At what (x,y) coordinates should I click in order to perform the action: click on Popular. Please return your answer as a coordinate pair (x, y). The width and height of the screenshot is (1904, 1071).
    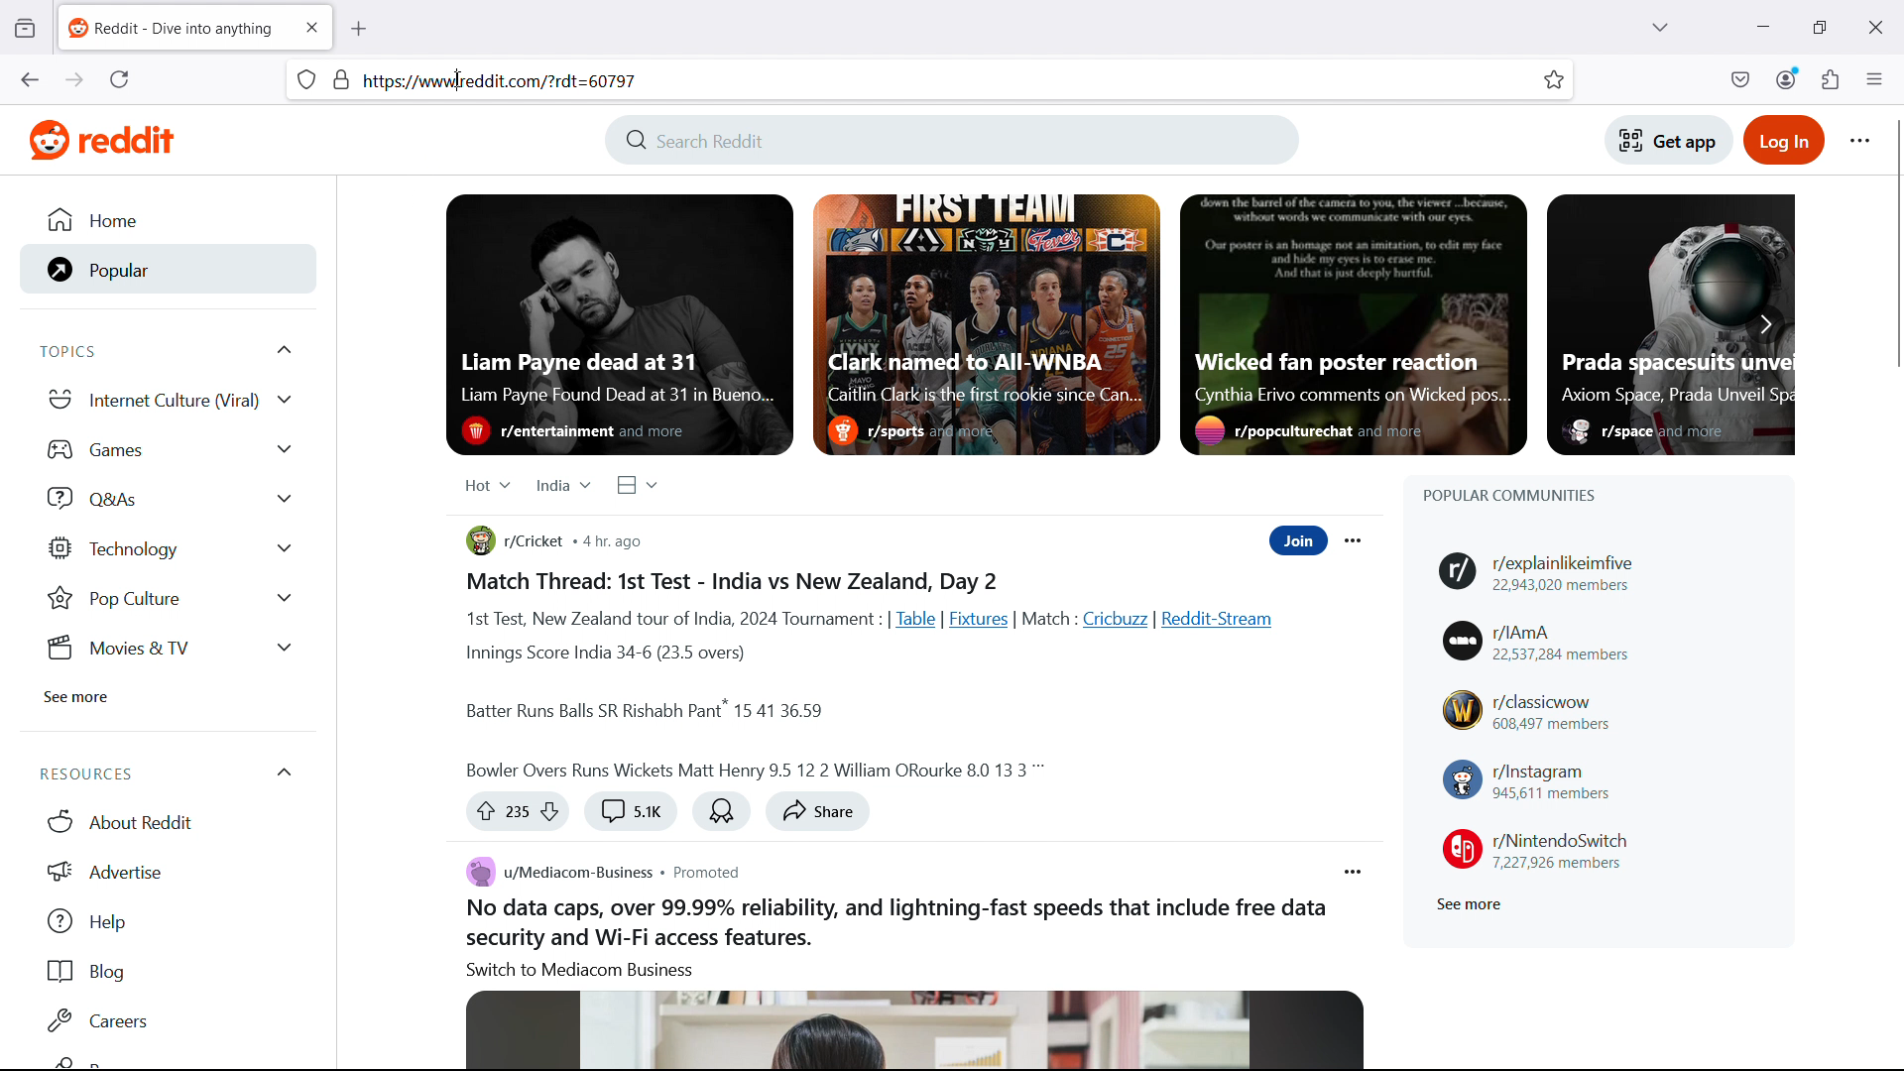
    Looking at the image, I should click on (161, 270).